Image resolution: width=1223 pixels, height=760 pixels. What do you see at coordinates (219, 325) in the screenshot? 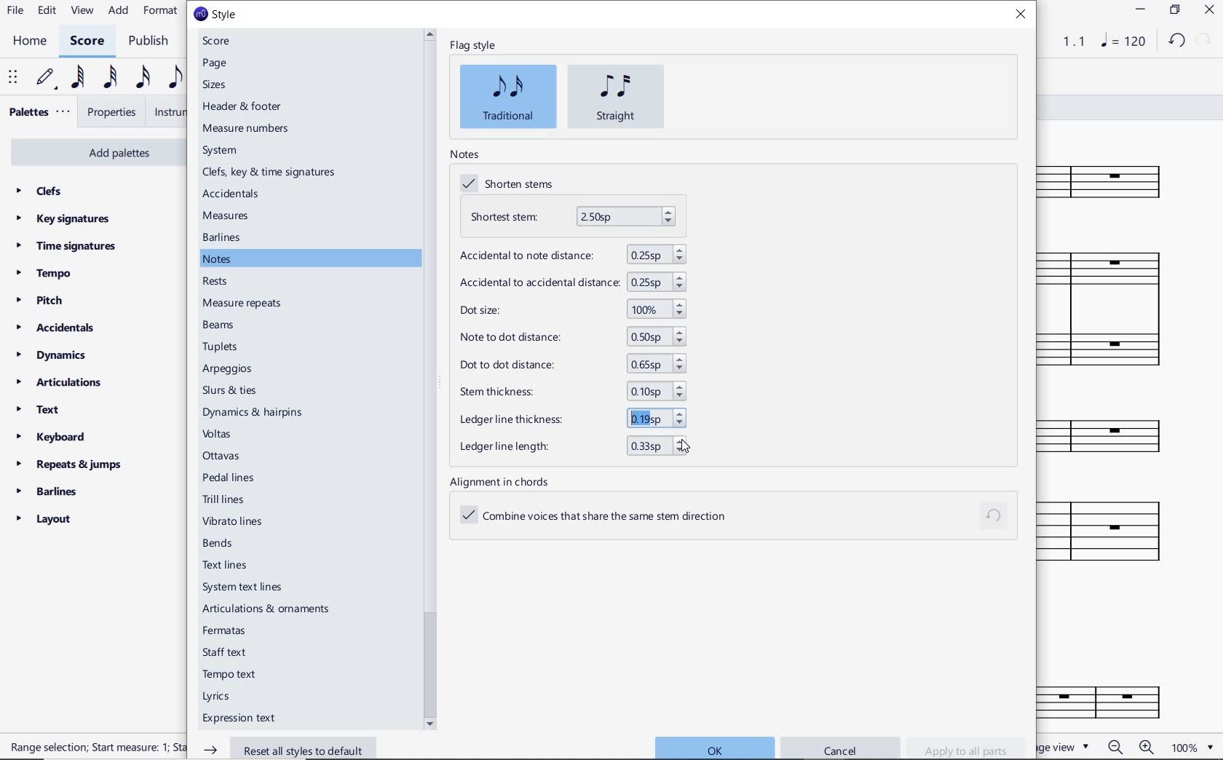
I see `beams` at bounding box center [219, 325].